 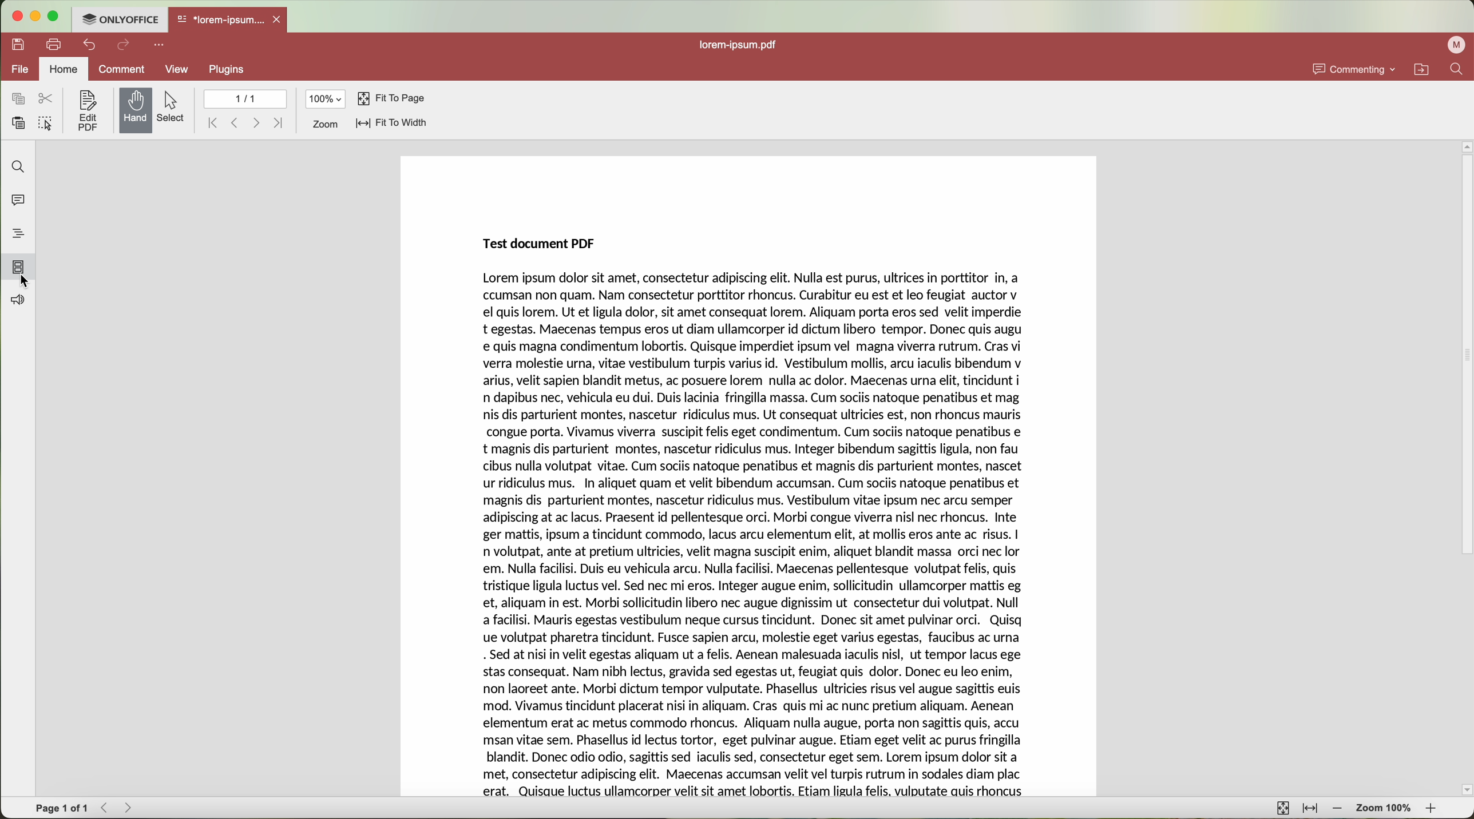 What do you see at coordinates (18, 266) in the screenshot?
I see `click on page thumbnails` at bounding box center [18, 266].